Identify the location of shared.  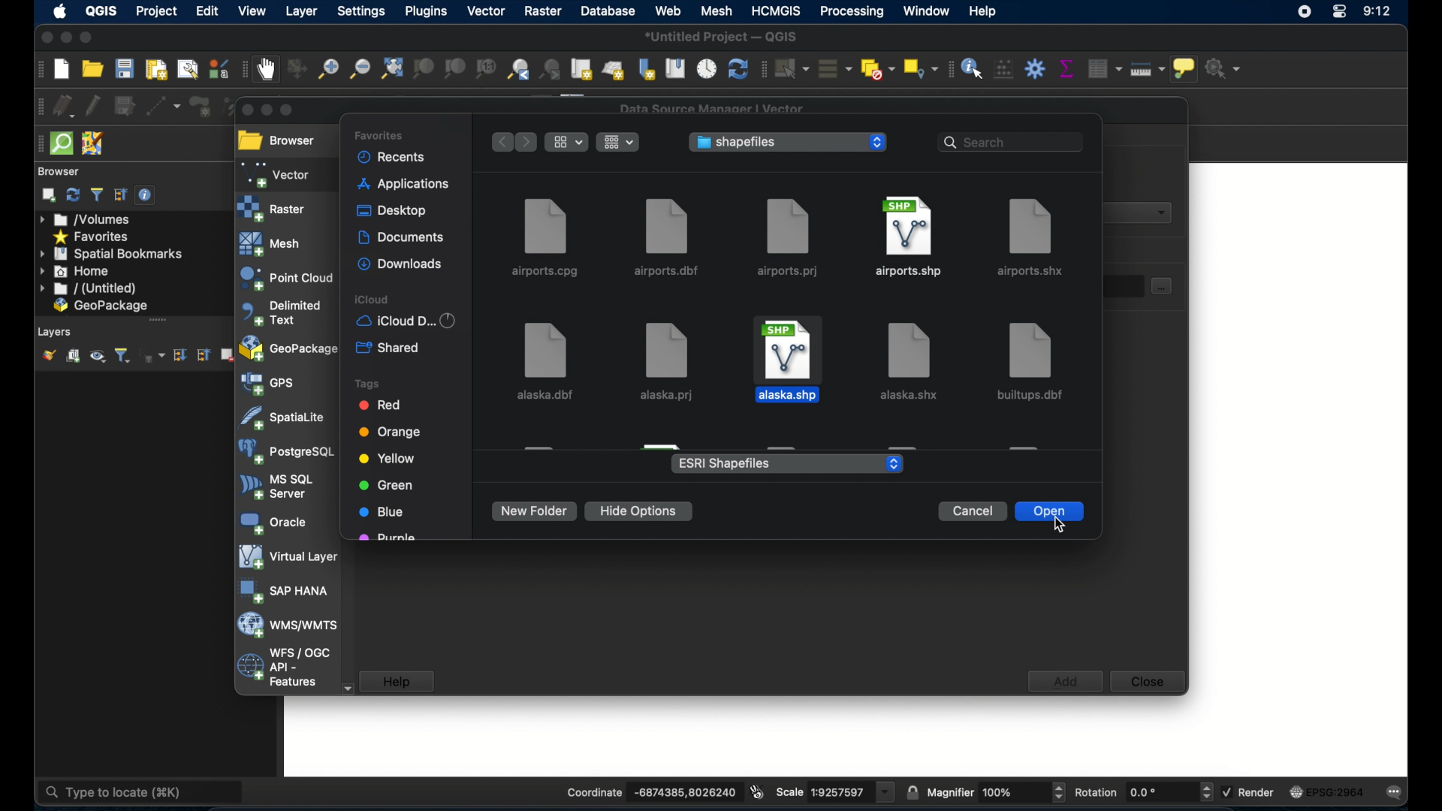
(388, 347).